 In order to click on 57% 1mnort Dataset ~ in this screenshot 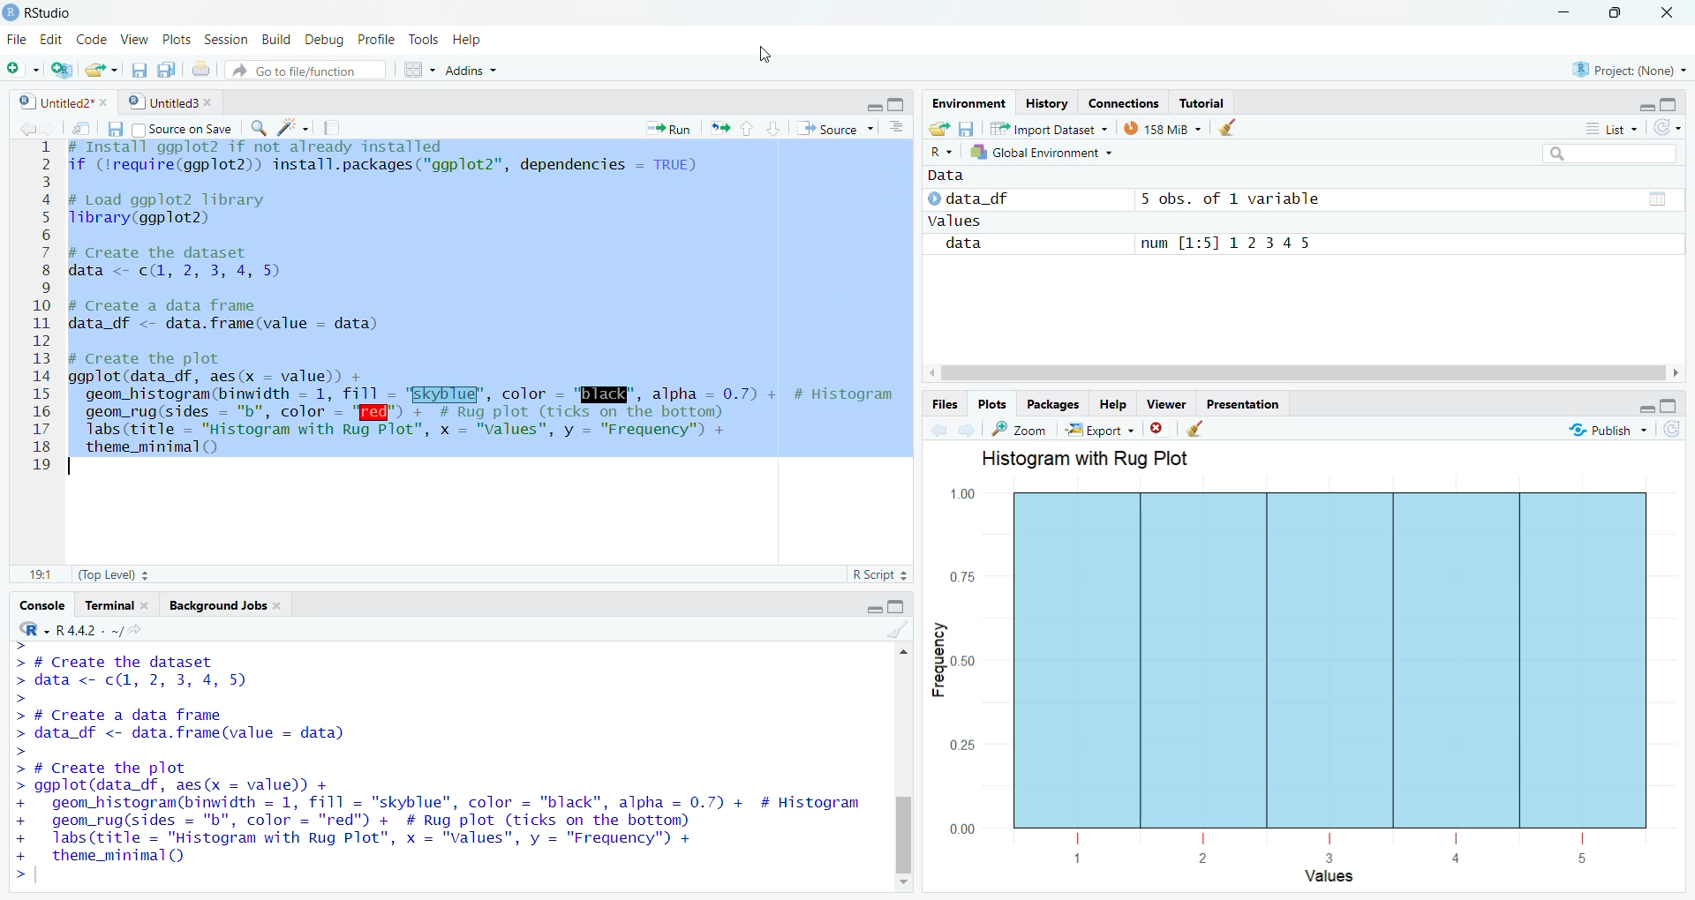, I will do `click(1044, 126)`.